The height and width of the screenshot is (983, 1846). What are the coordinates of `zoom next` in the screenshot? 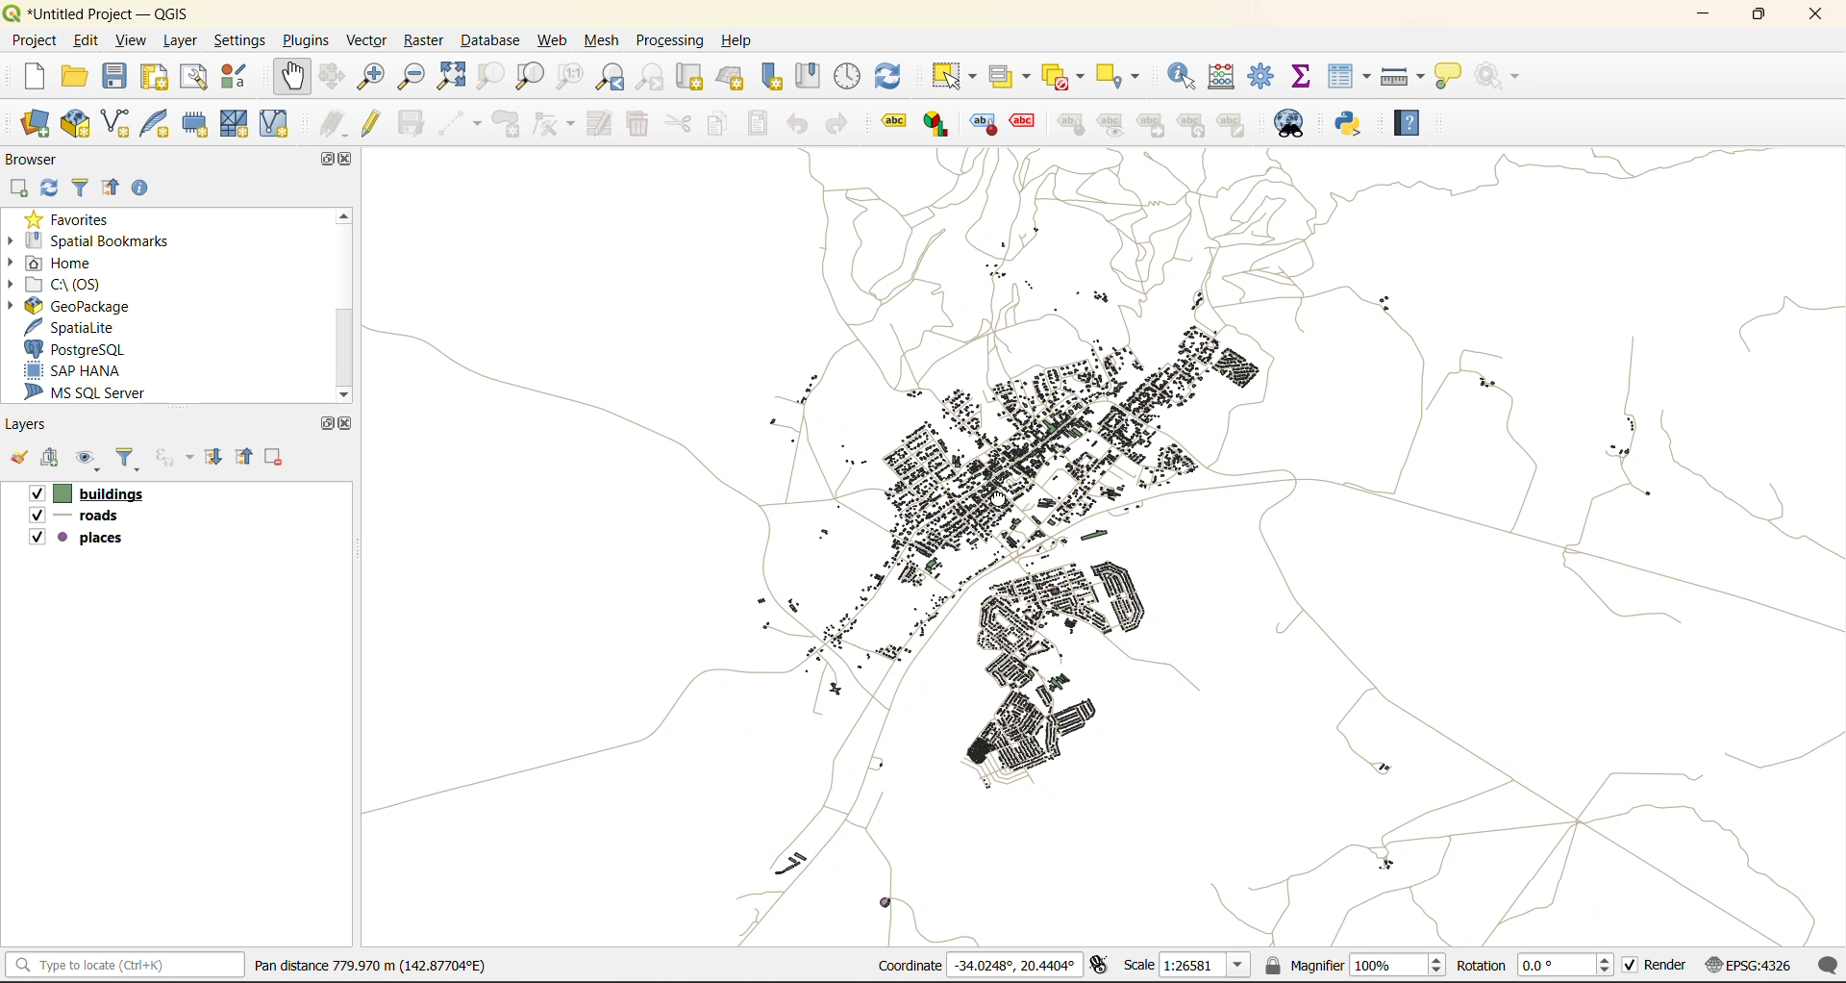 It's located at (650, 77).